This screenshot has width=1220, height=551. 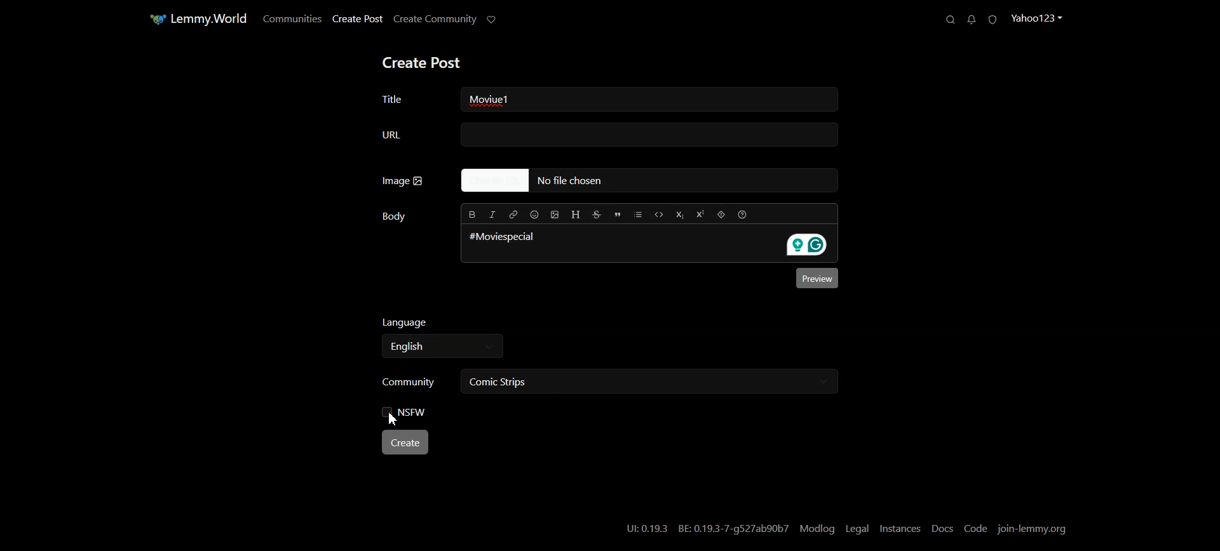 I want to click on Search, so click(x=947, y=19).